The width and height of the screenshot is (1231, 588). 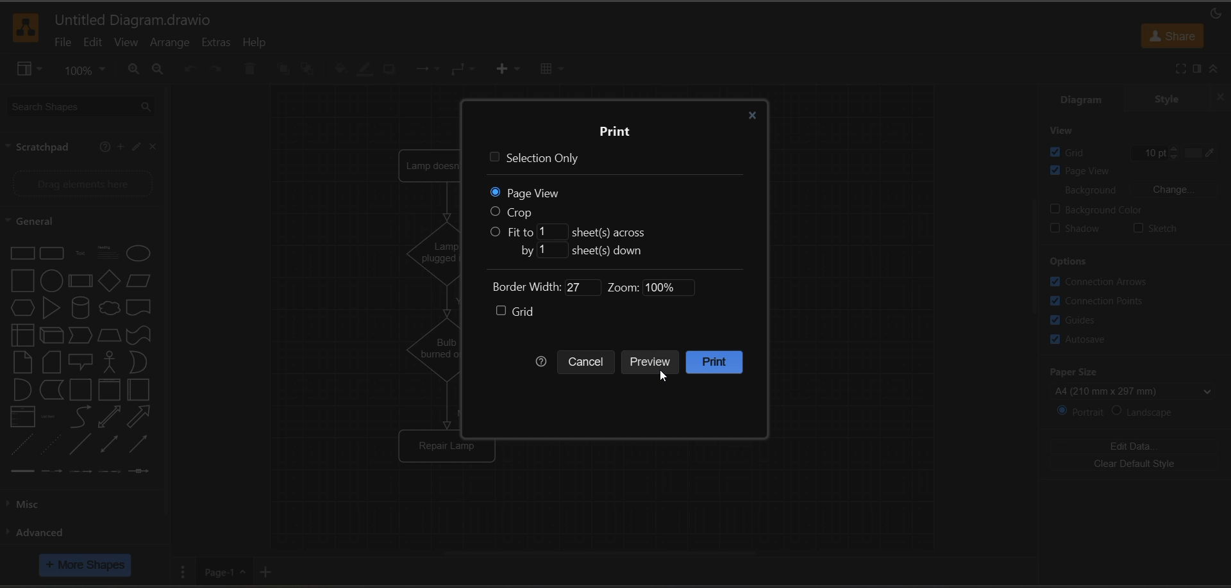 What do you see at coordinates (520, 212) in the screenshot?
I see `crop` at bounding box center [520, 212].